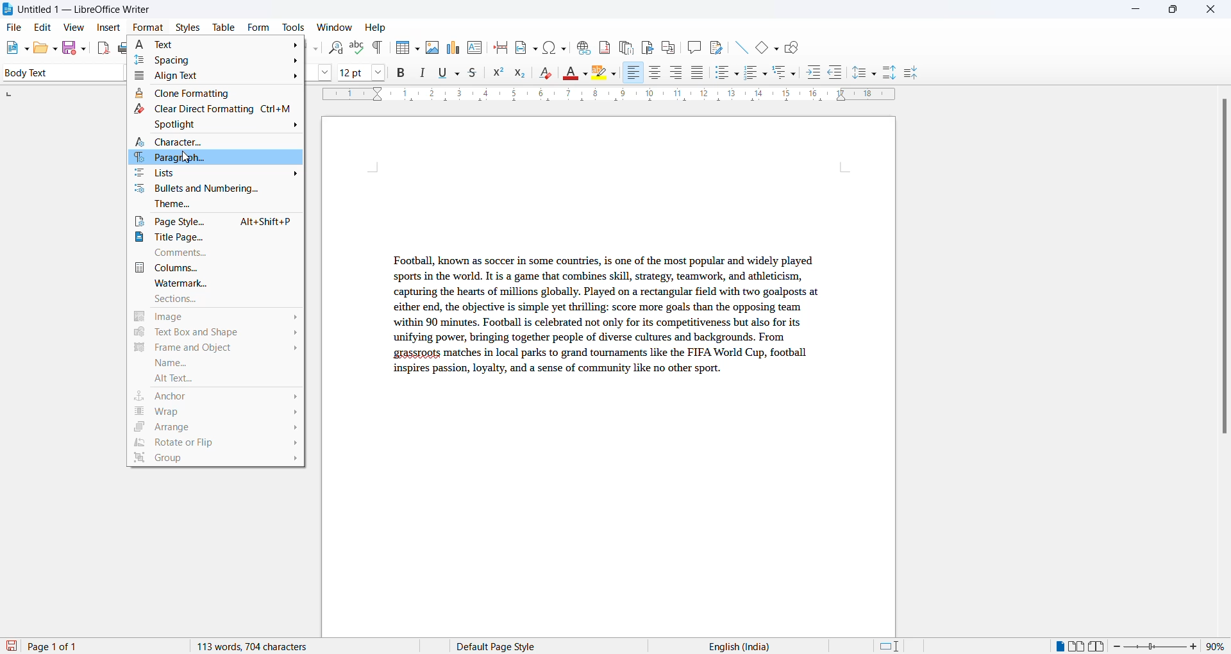 This screenshot has height=654, width=1231. What do you see at coordinates (449, 72) in the screenshot?
I see `underline` at bounding box center [449, 72].